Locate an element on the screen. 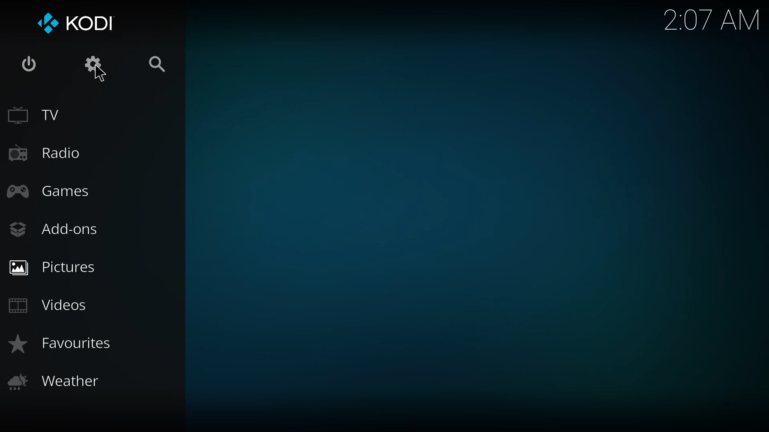 This screenshot has height=432, width=769. weather is located at coordinates (58, 382).